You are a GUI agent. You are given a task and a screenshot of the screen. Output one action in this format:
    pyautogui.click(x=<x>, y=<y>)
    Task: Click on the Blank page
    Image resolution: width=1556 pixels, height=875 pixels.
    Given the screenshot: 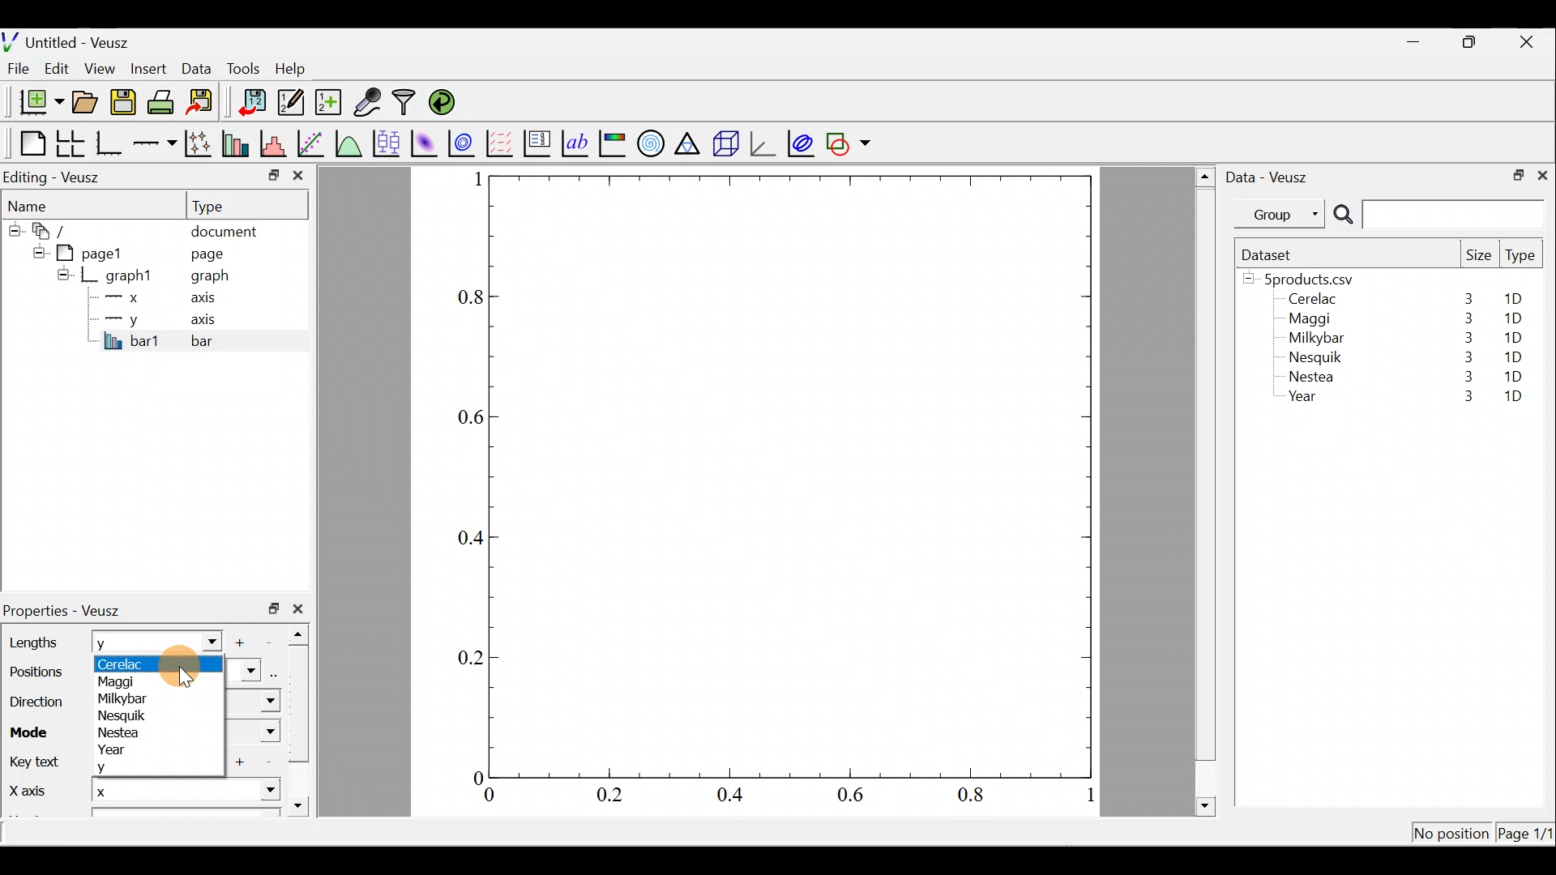 What is the action you would take?
    pyautogui.click(x=28, y=143)
    